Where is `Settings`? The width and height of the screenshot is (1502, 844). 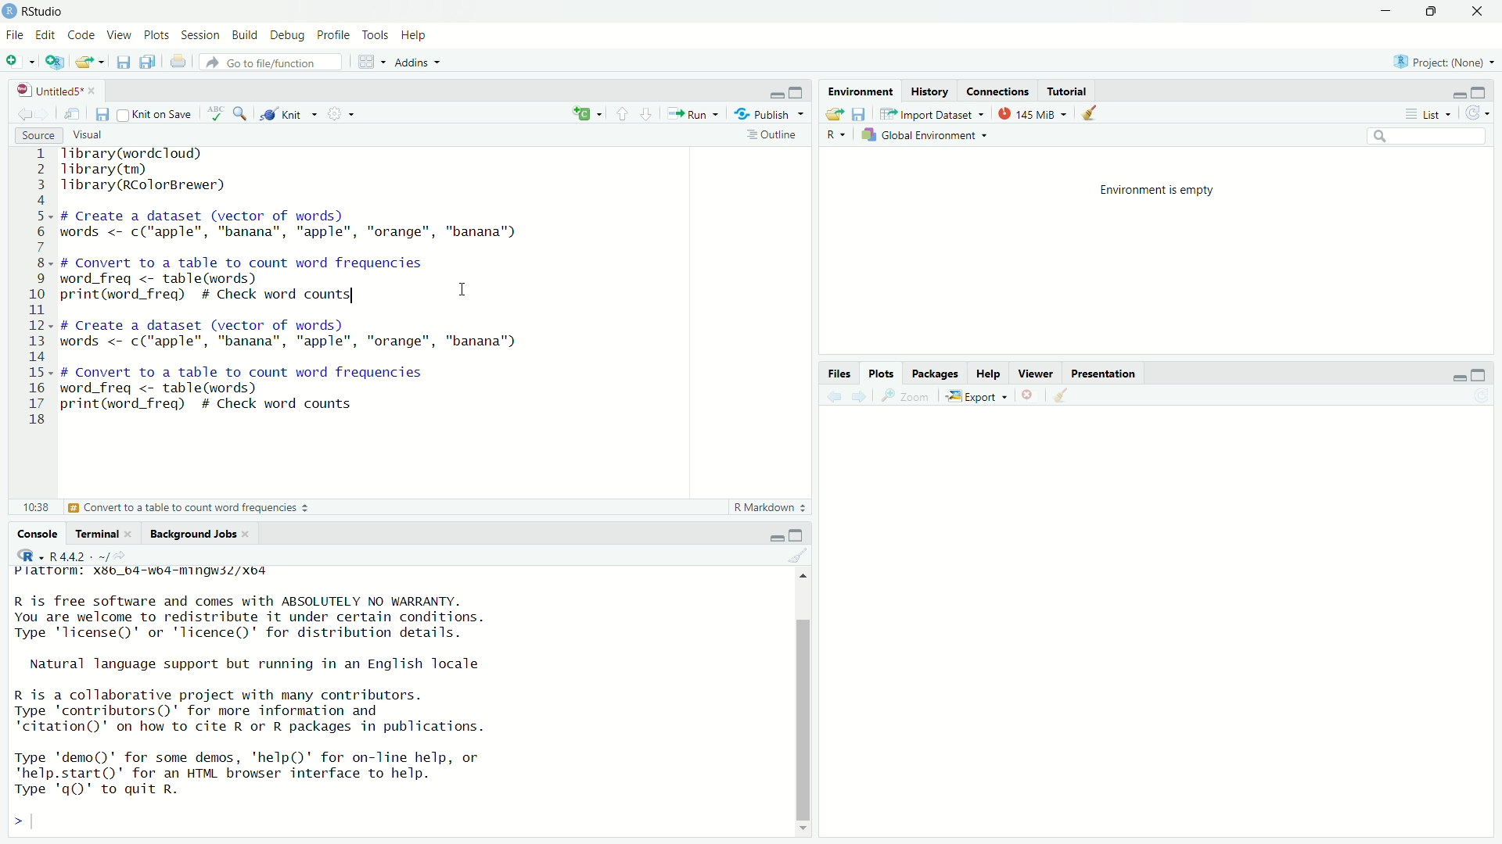
Settings is located at coordinates (342, 113).